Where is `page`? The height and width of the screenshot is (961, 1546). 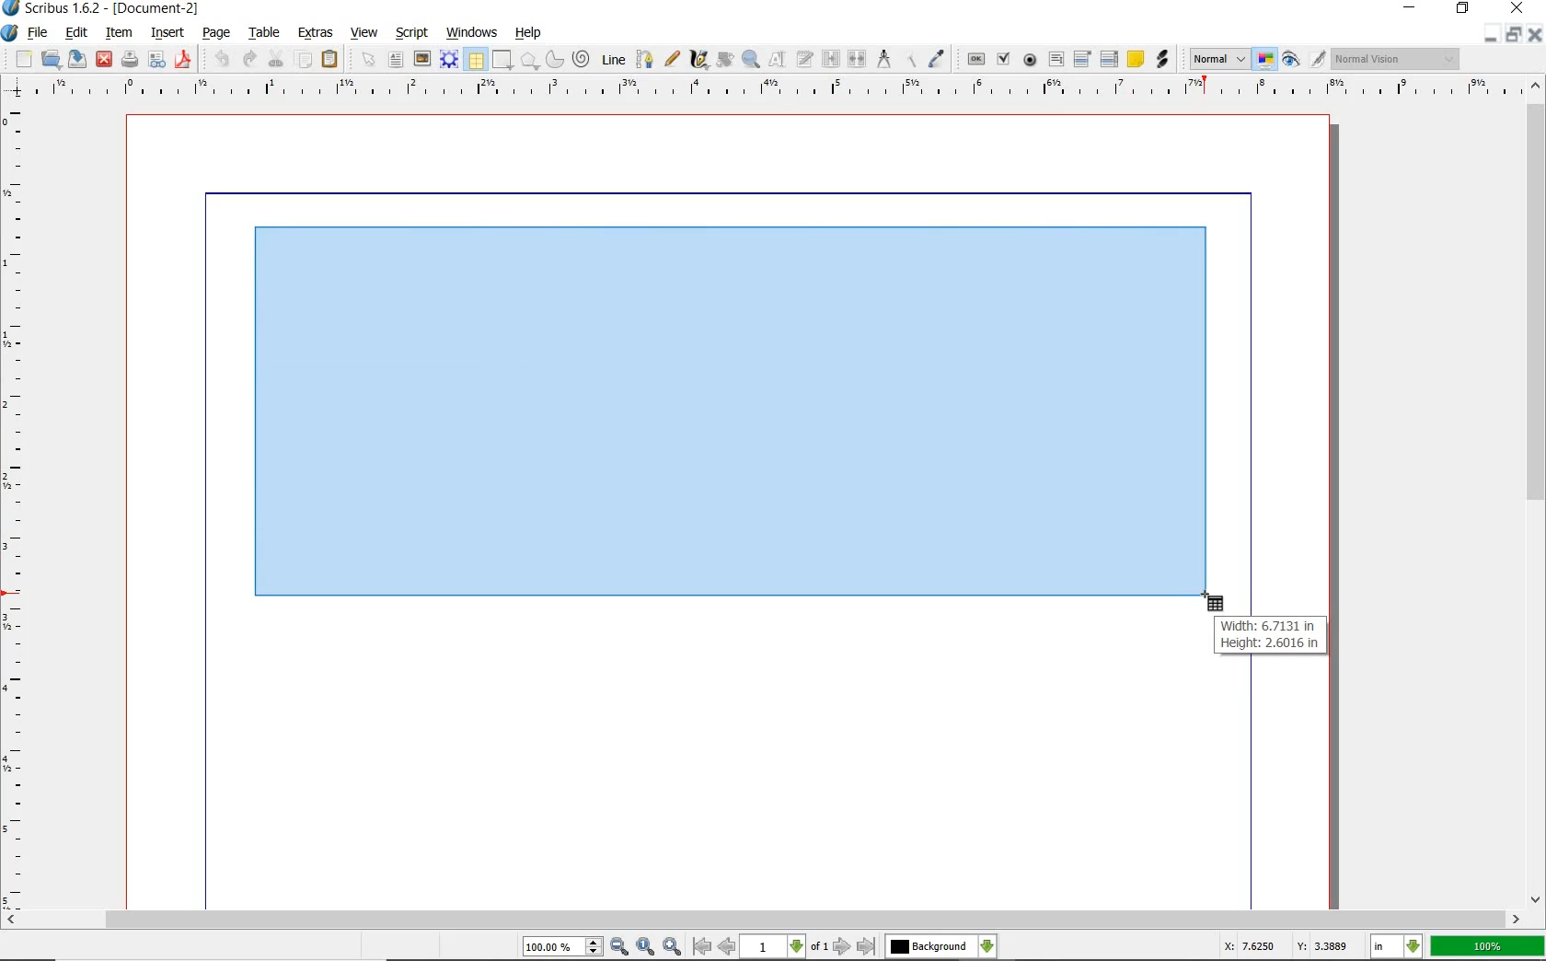 page is located at coordinates (219, 35).